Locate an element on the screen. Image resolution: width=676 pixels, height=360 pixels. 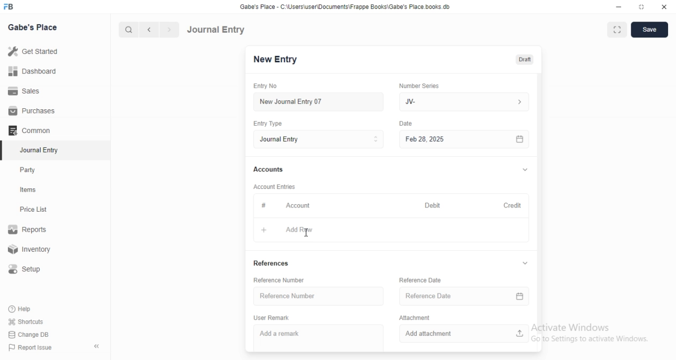
Feb 28, 2025 is located at coordinates (465, 140).